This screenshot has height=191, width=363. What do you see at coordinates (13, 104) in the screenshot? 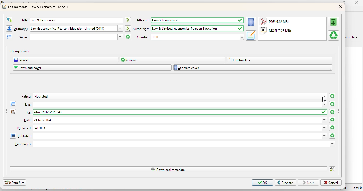
I see `open the tag editor` at bounding box center [13, 104].